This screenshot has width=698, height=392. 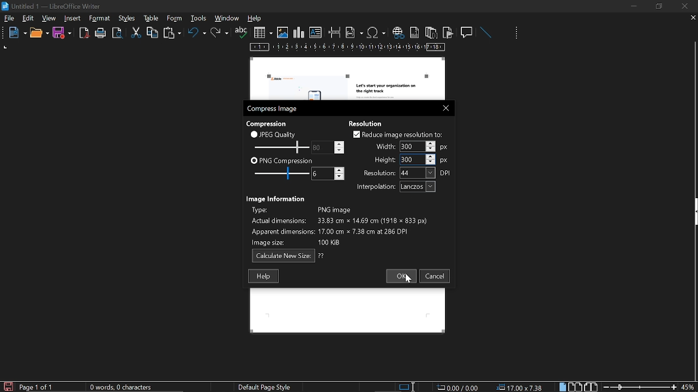 What do you see at coordinates (431, 32) in the screenshot?
I see `insert endnote` at bounding box center [431, 32].